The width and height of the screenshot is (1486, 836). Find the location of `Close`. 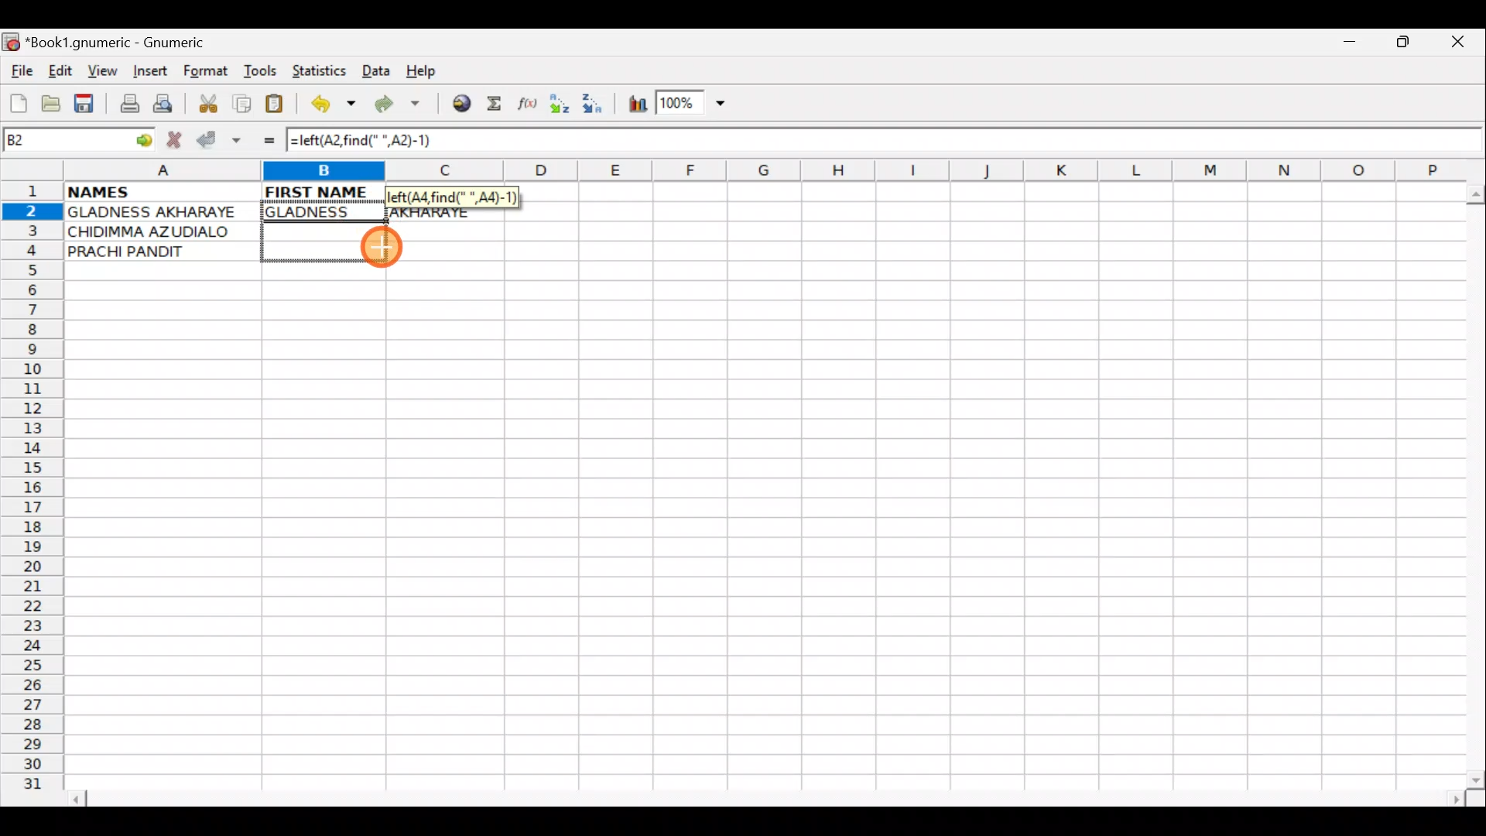

Close is located at coordinates (1462, 46).